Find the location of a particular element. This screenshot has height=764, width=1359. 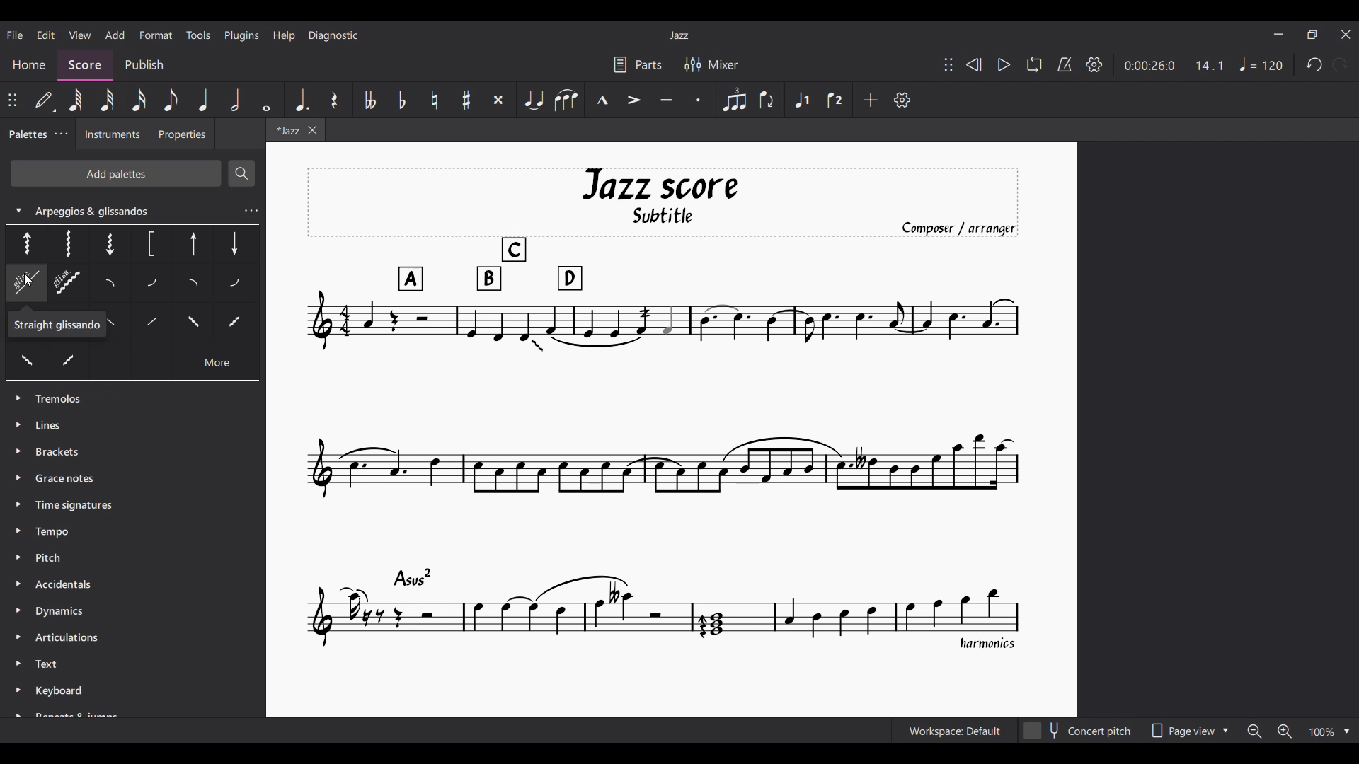

View menu is located at coordinates (79, 35).